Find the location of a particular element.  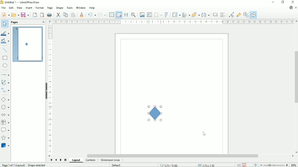

Toggle extrusion is located at coordinates (246, 15).